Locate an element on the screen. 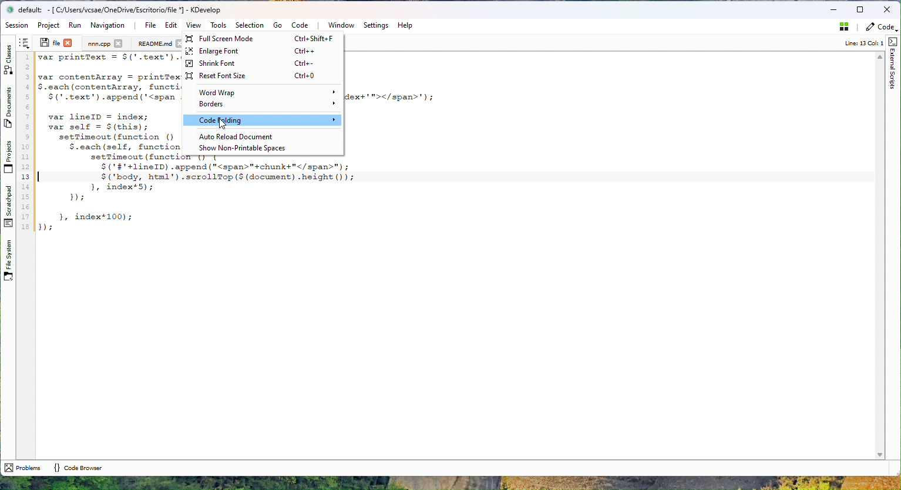 The image size is (901, 490). code is located at coordinates (880, 29).